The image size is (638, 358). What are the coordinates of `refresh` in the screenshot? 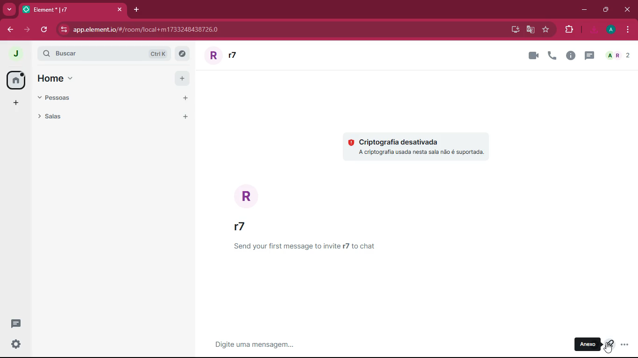 It's located at (43, 29).